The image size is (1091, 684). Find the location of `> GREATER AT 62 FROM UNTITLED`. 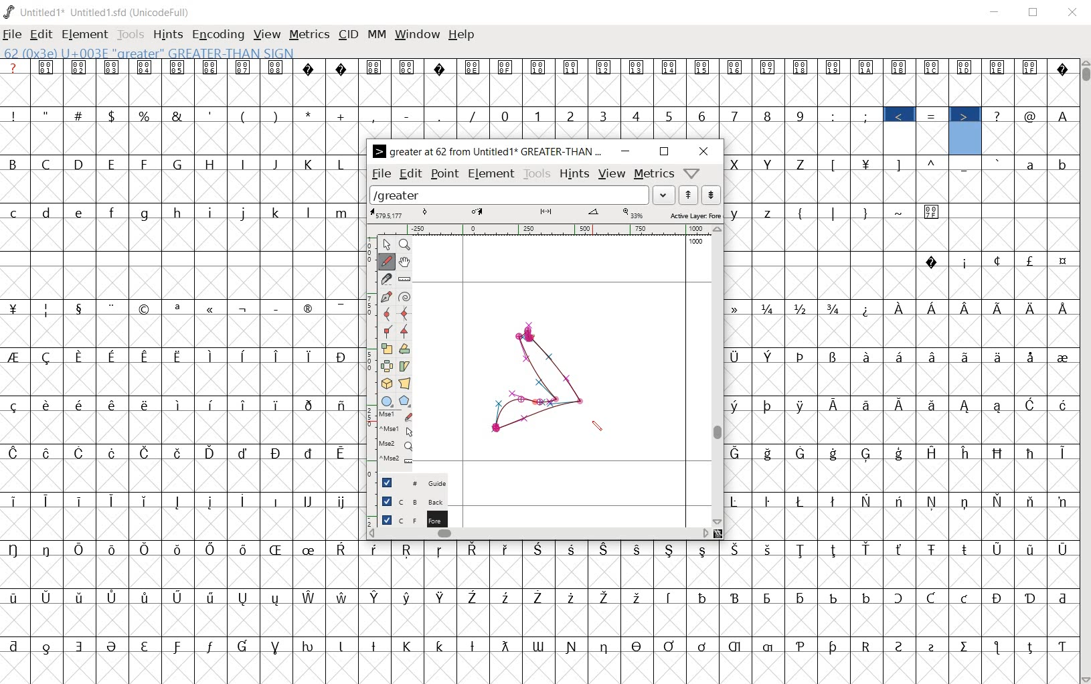

> GREATER AT 62 FROM UNTITLED is located at coordinates (488, 151).